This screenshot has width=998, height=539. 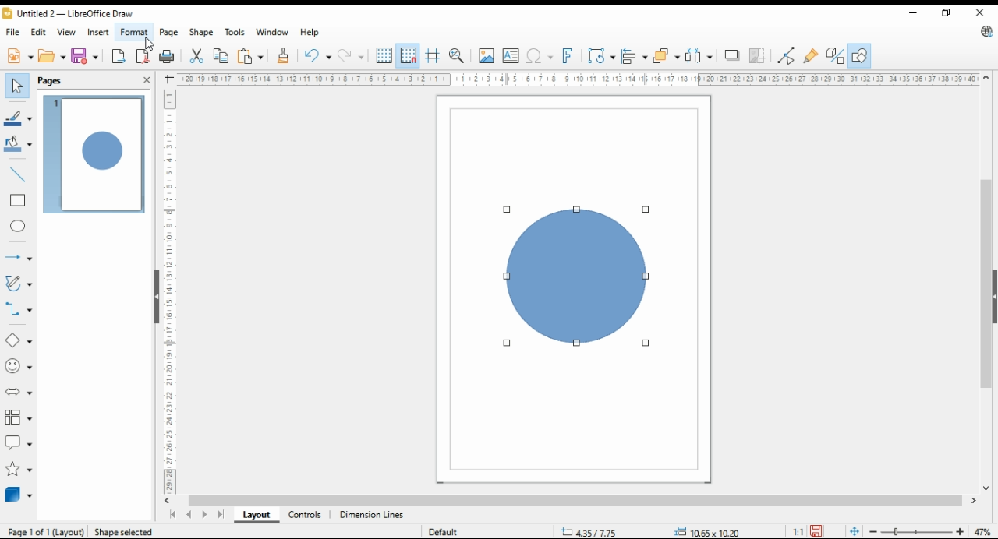 I want to click on 1:1, so click(x=798, y=530).